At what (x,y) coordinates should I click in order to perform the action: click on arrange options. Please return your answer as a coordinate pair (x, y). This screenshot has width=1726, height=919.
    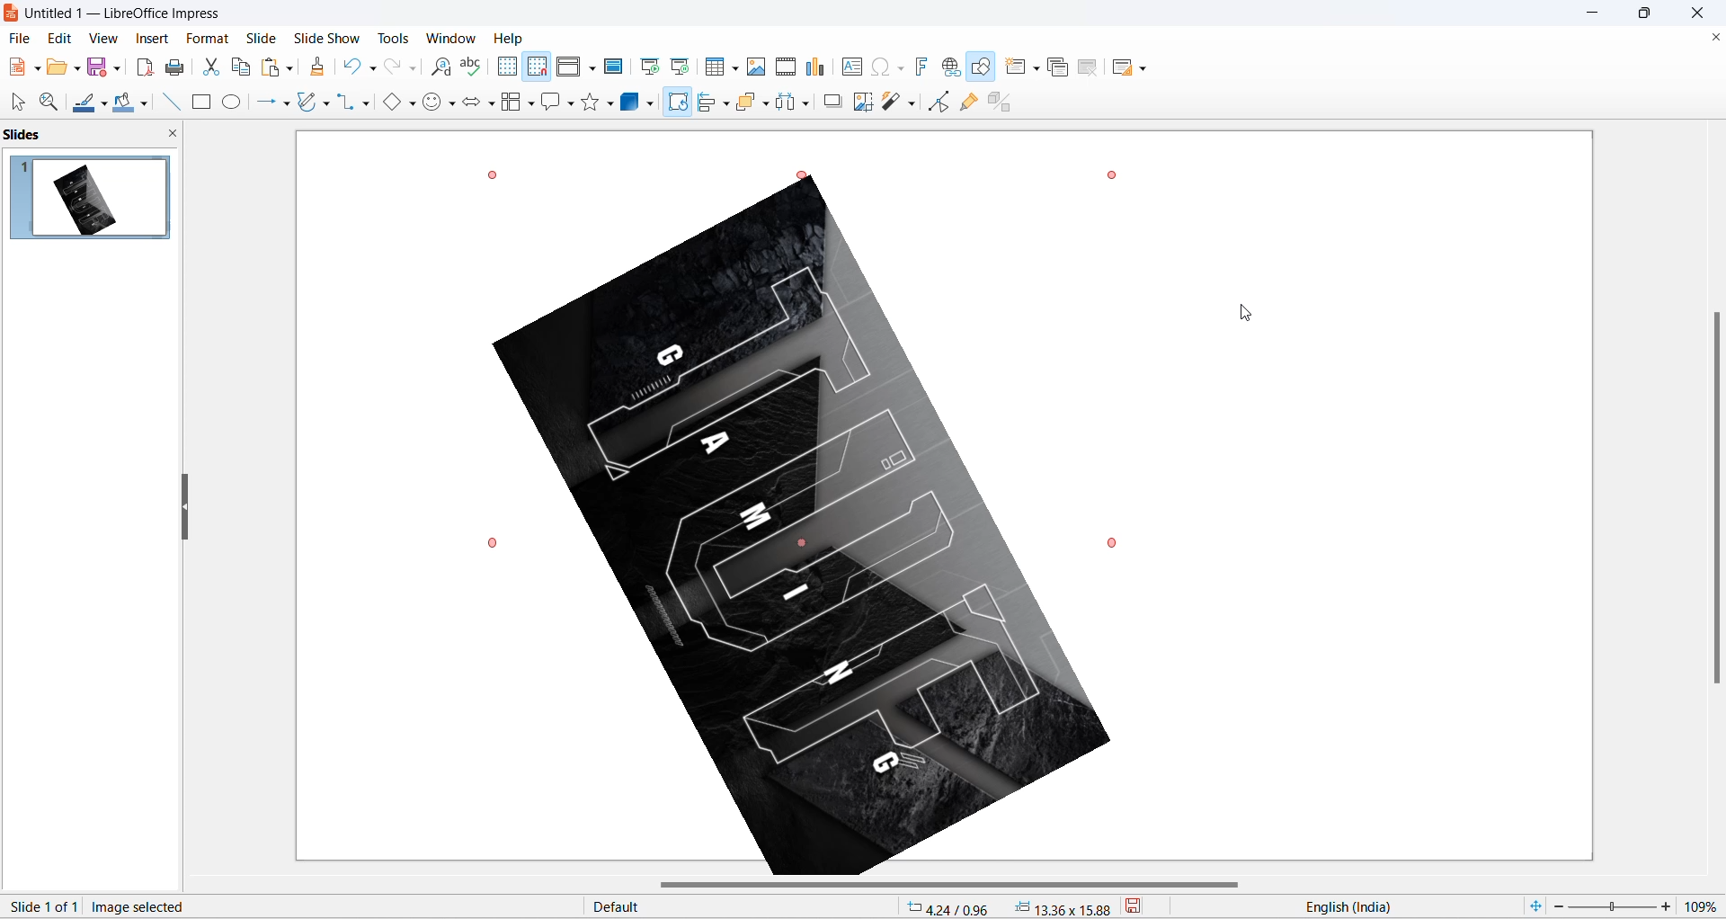
    Looking at the image, I should click on (768, 104).